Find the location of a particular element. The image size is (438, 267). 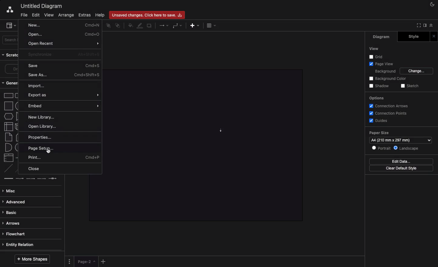

Save is located at coordinates (33, 66).